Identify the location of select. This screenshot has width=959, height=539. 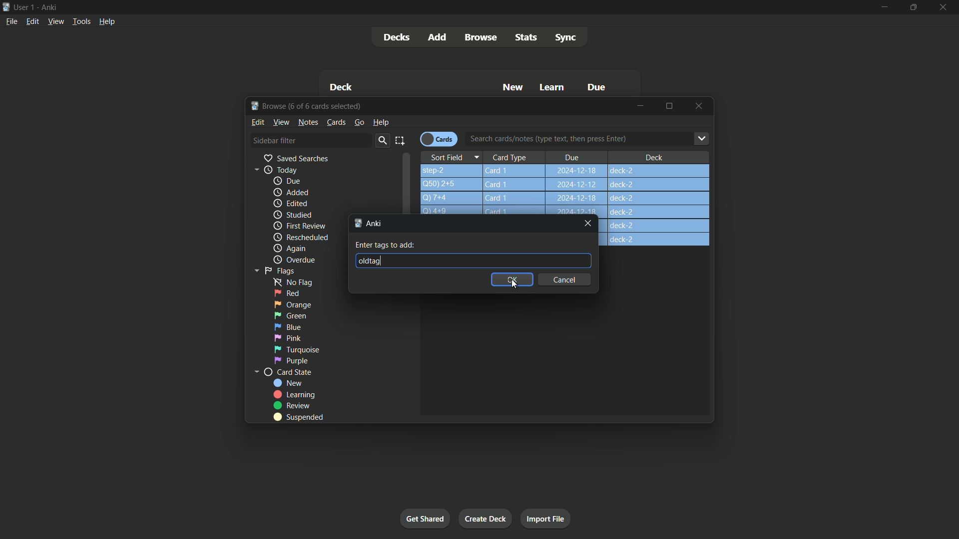
(401, 140).